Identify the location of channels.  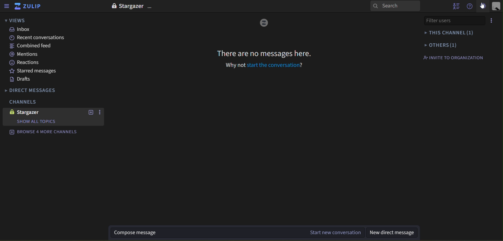
(24, 103).